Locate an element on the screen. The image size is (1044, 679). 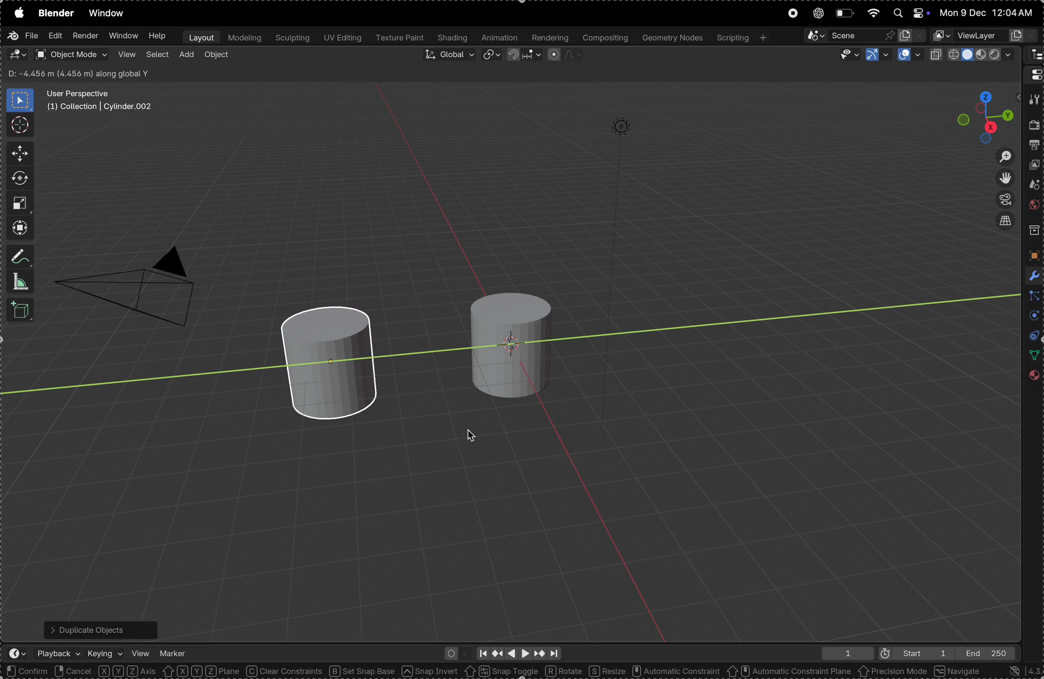
Pan view is located at coordinates (105, 671).